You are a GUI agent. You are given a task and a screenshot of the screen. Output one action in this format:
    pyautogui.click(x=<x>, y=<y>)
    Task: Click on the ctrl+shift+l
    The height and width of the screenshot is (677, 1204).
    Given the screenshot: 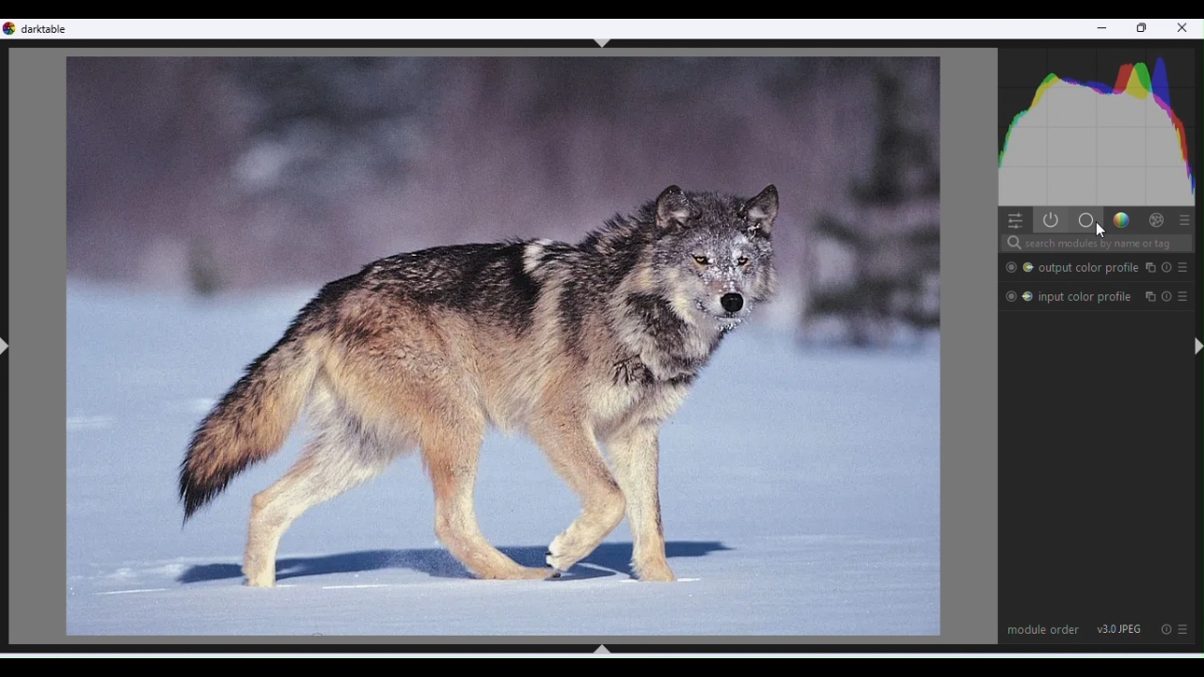 What is the action you would take?
    pyautogui.click(x=8, y=347)
    